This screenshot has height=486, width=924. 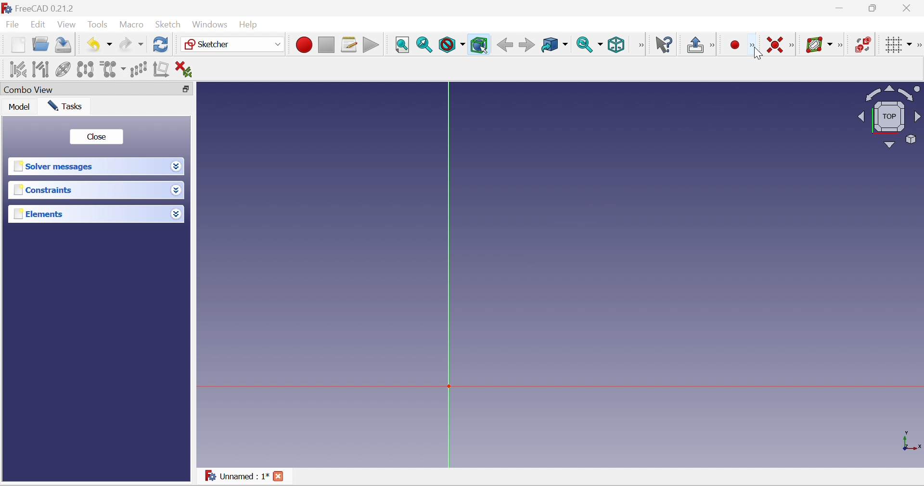 I want to click on Model, so click(x=17, y=107).